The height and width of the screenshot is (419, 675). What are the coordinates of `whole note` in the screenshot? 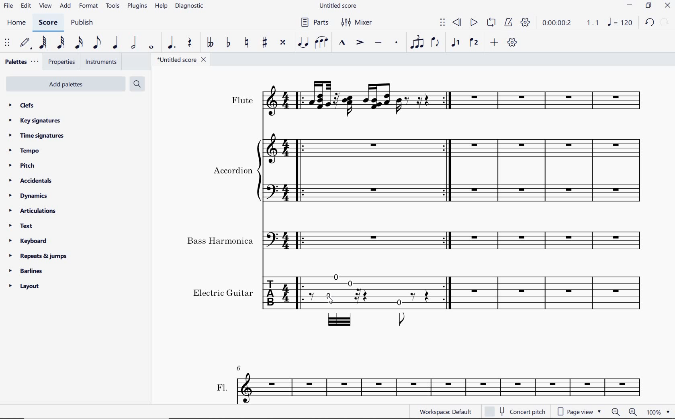 It's located at (151, 47).